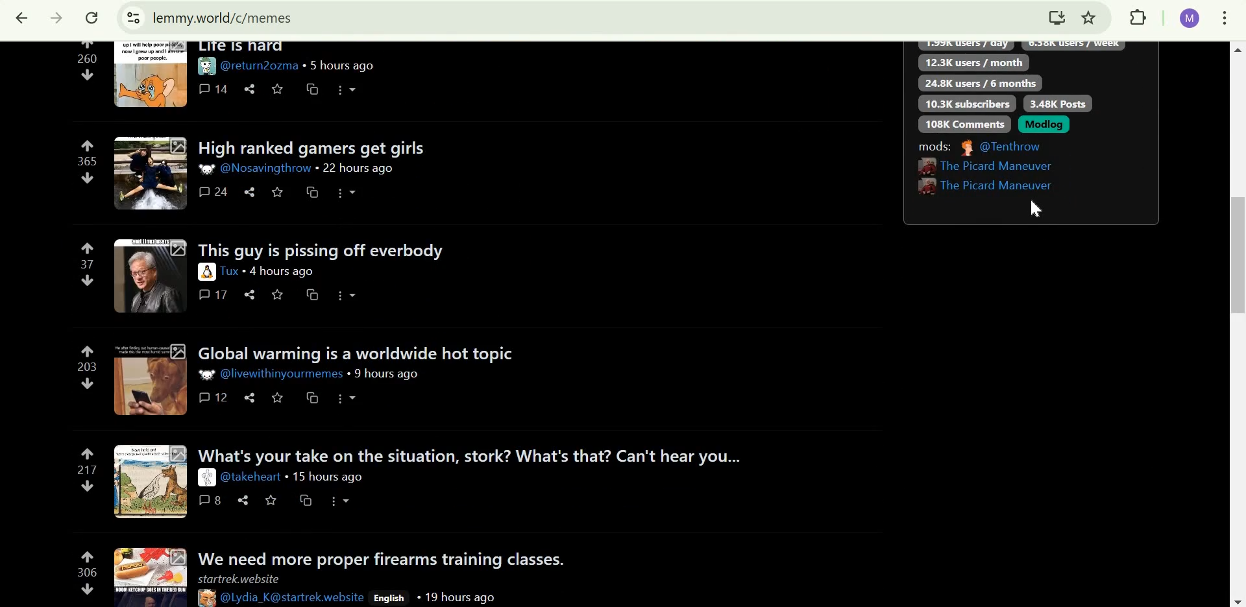 This screenshot has width=1246, height=607. What do you see at coordinates (314, 191) in the screenshot?
I see `cross-post` at bounding box center [314, 191].